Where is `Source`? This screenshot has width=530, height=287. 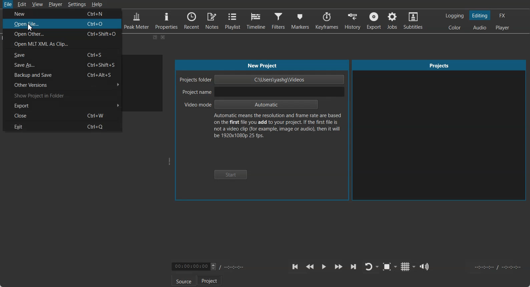 Source is located at coordinates (182, 281).